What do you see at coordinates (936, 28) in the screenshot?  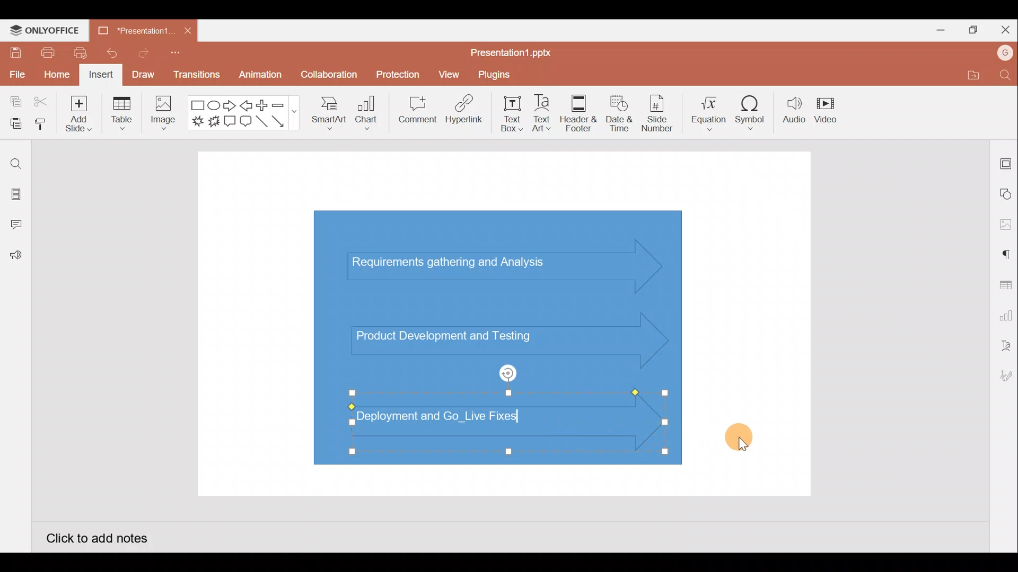 I see `Minimize` at bounding box center [936, 28].